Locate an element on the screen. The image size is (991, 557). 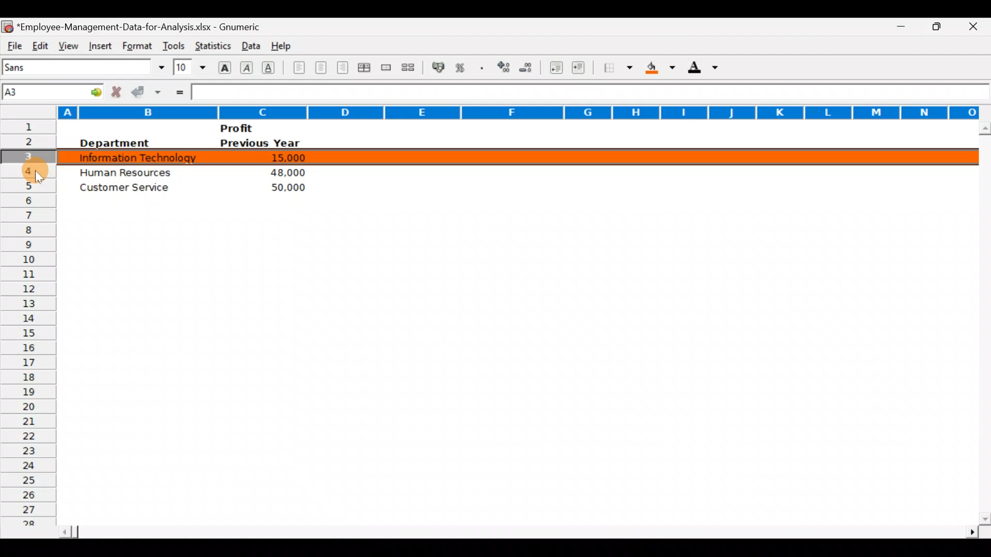
Previous year is located at coordinates (260, 143).